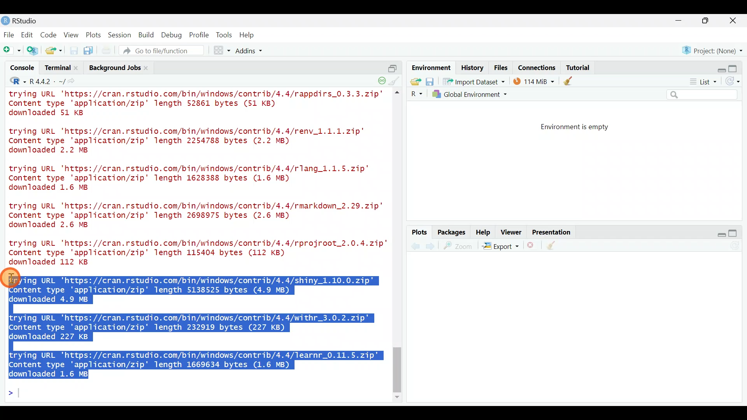 The height and width of the screenshot is (420, 747). What do you see at coordinates (171, 35) in the screenshot?
I see `Debug` at bounding box center [171, 35].